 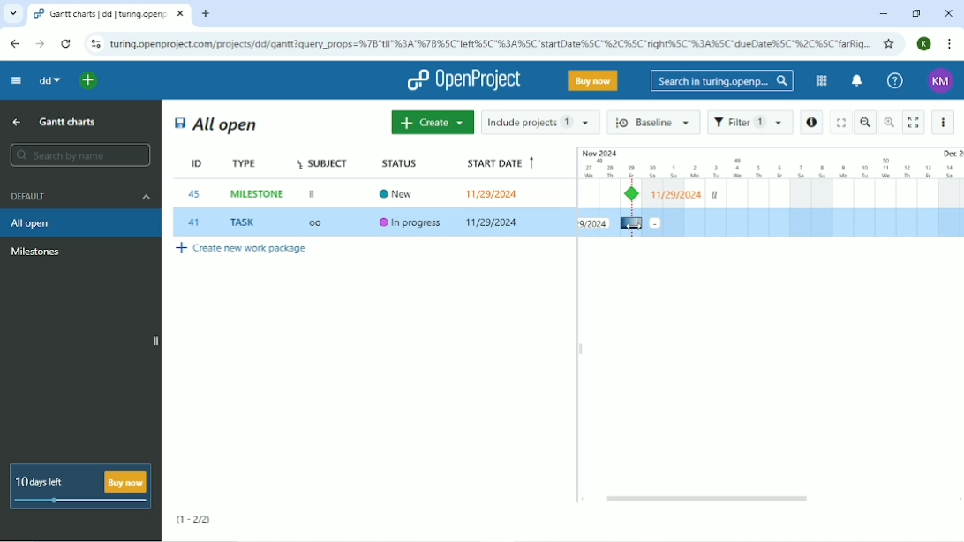 I want to click on Search, so click(x=721, y=81).